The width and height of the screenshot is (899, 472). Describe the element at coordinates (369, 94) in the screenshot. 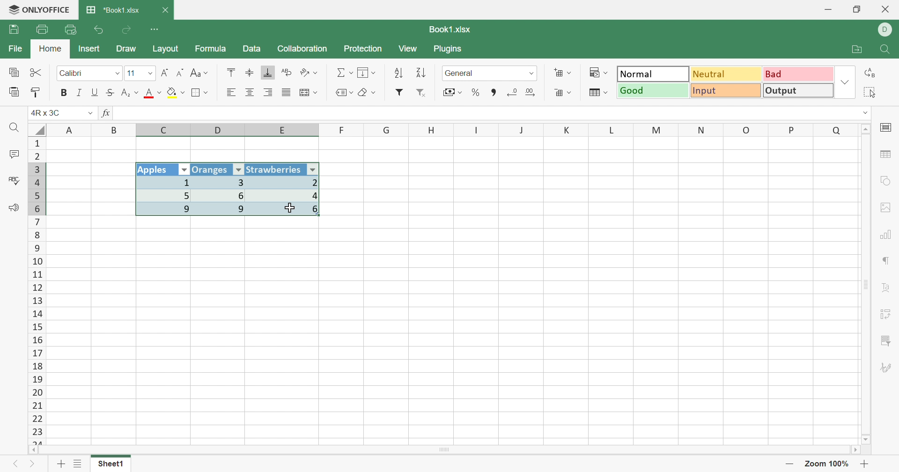

I see `Clear` at that location.